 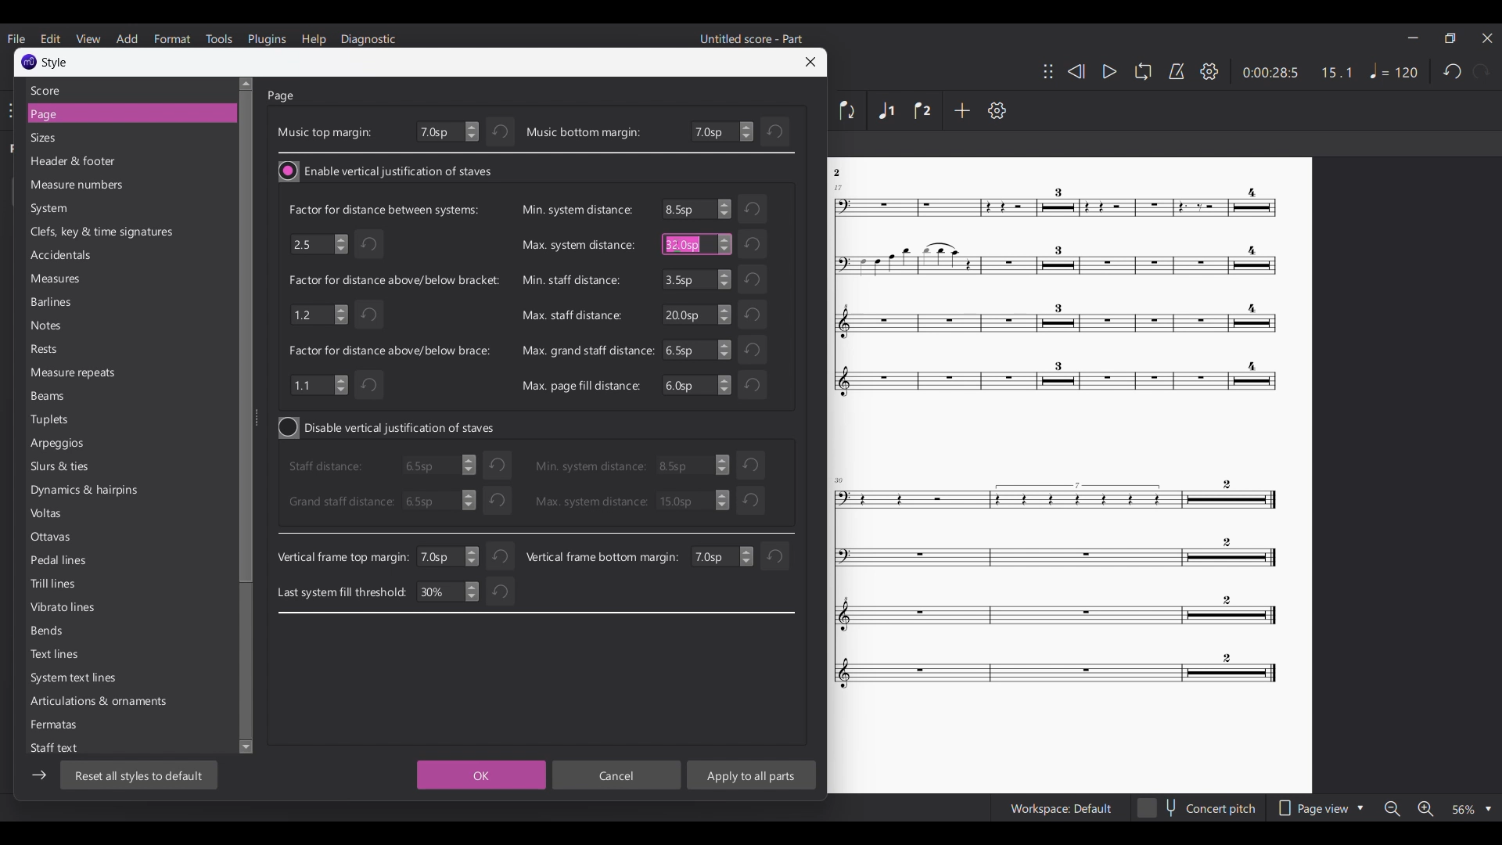 I want to click on Top margin settings, so click(x=447, y=132).